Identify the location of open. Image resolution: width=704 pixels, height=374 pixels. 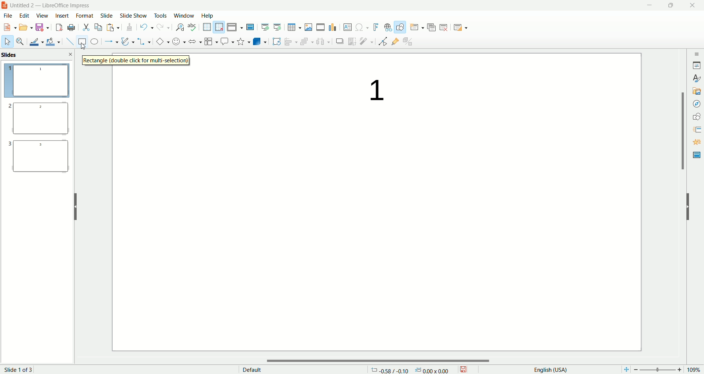
(26, 28).